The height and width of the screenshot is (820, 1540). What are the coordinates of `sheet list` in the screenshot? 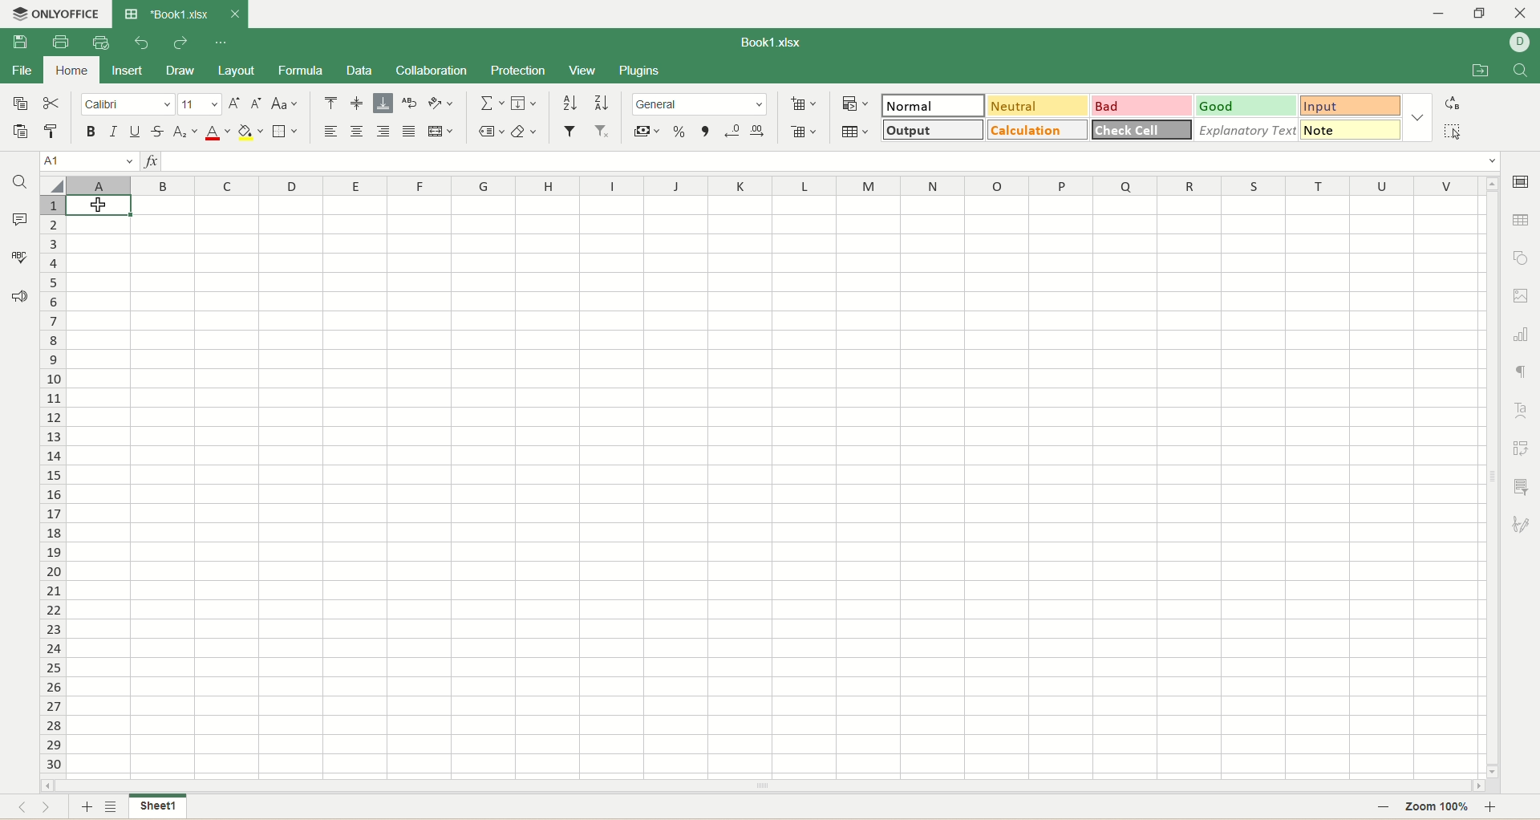 It's located at (113, 808).